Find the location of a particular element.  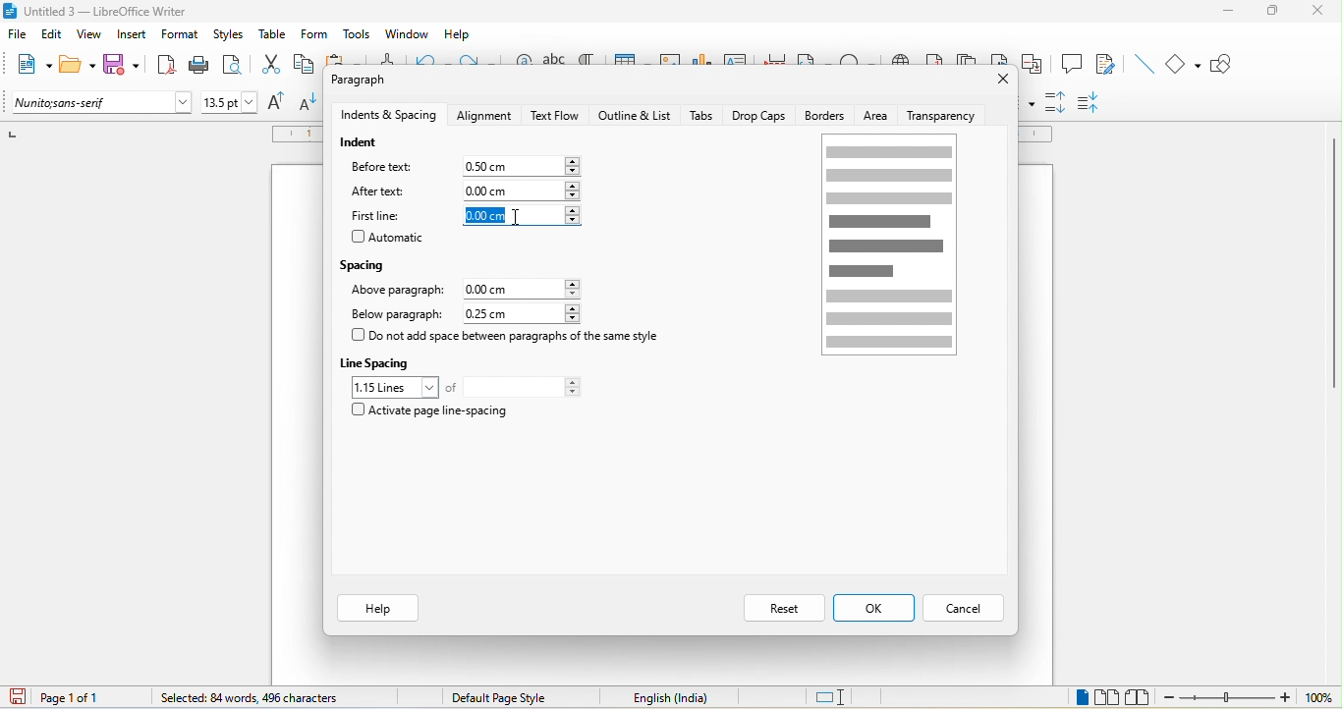

paragraph is located at coordinates (367, 83).